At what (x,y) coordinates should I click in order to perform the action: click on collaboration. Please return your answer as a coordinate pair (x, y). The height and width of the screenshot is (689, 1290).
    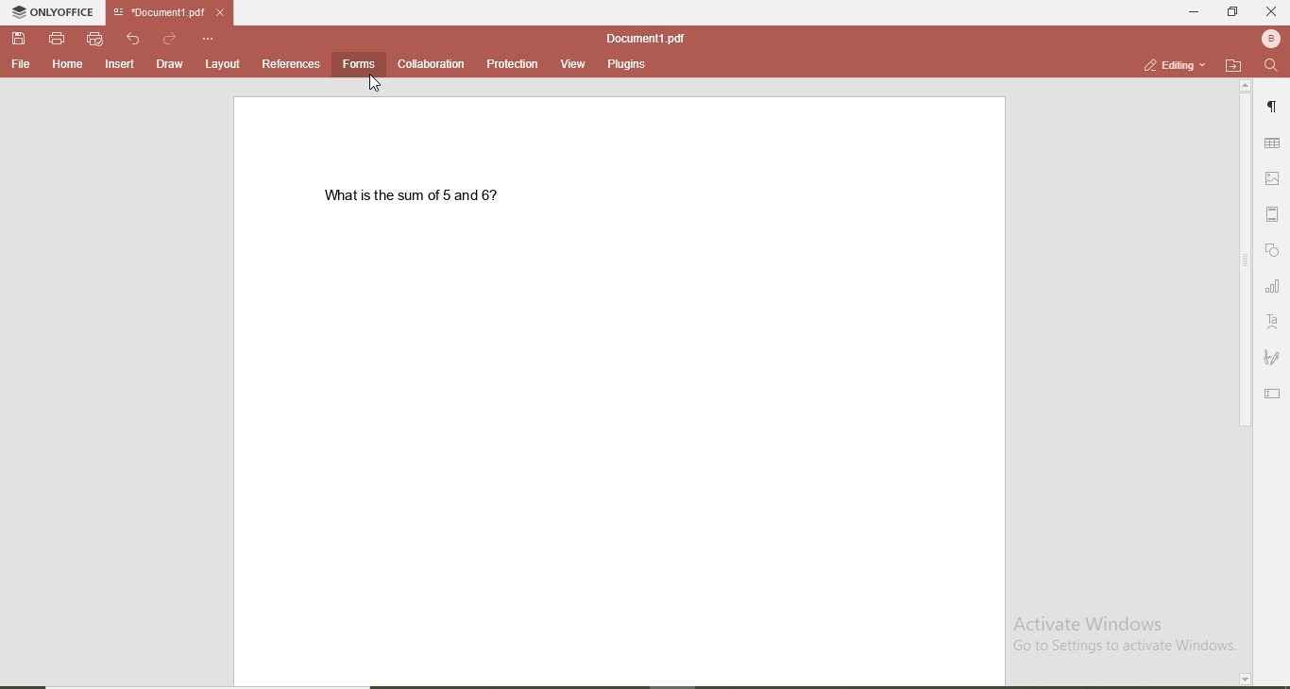
    Looking at the image, I should click on (433, 63).